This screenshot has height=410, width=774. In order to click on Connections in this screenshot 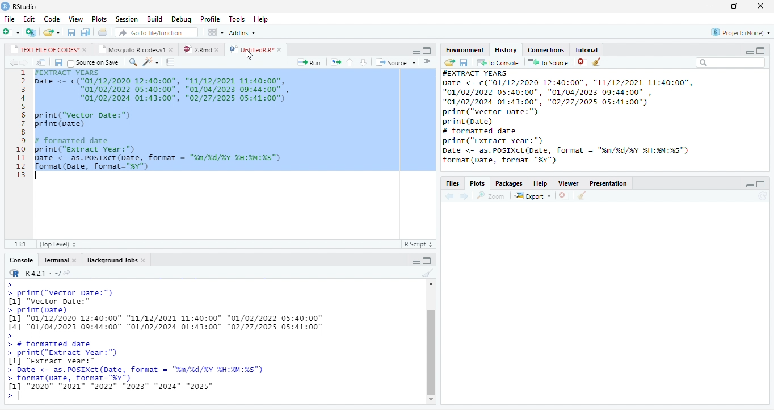, I will do `click(546, 51)`.